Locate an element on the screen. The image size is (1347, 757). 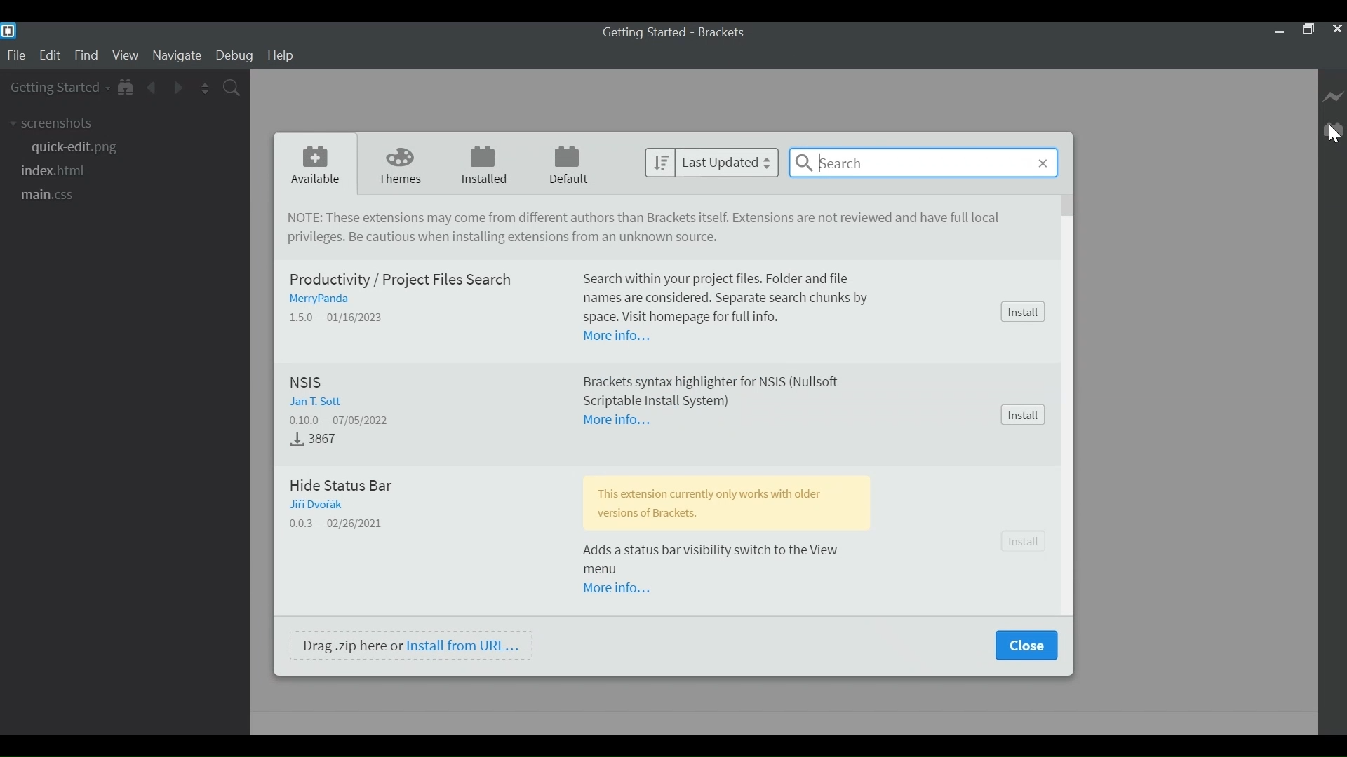
Find in Files is located at coordinates (233, 88).